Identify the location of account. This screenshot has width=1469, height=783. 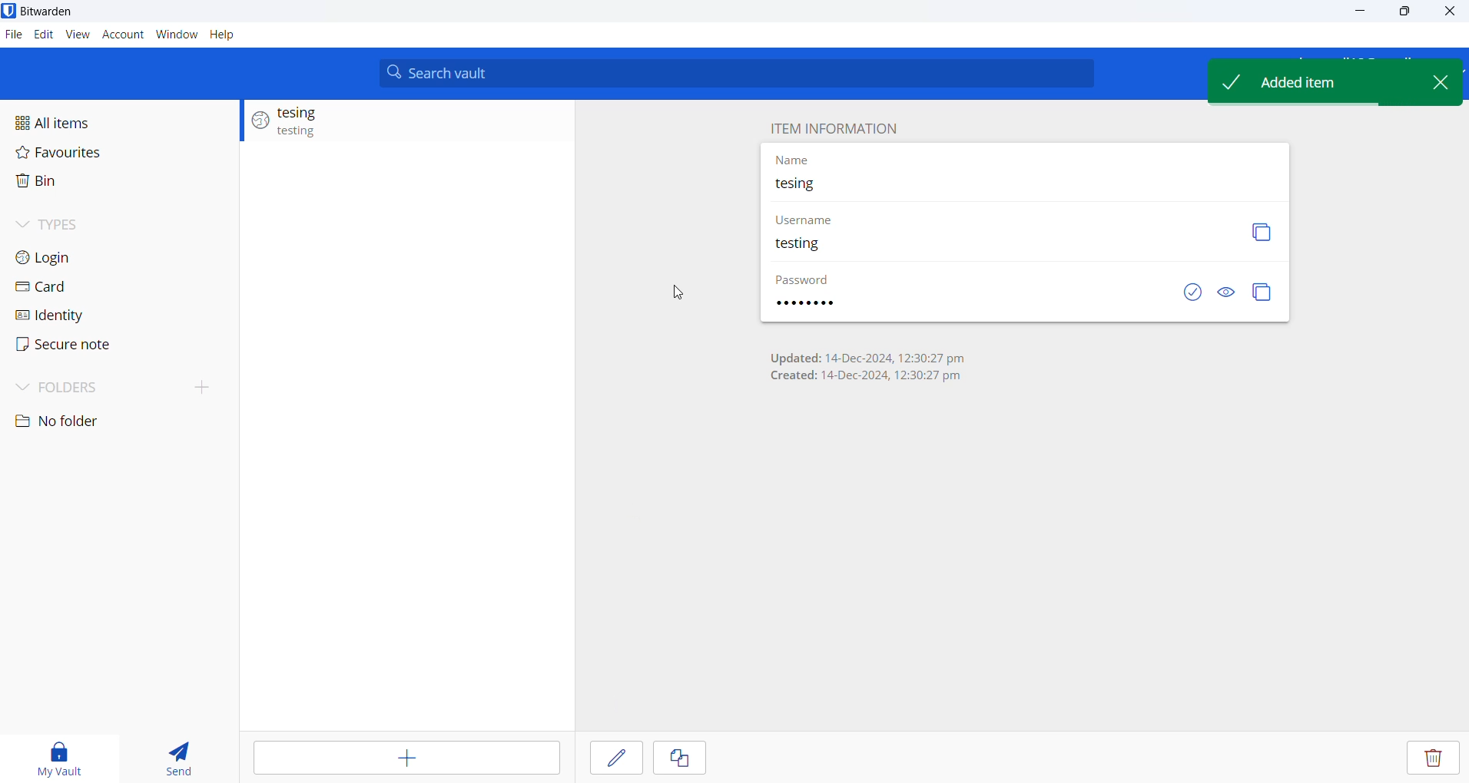
(124, 36).